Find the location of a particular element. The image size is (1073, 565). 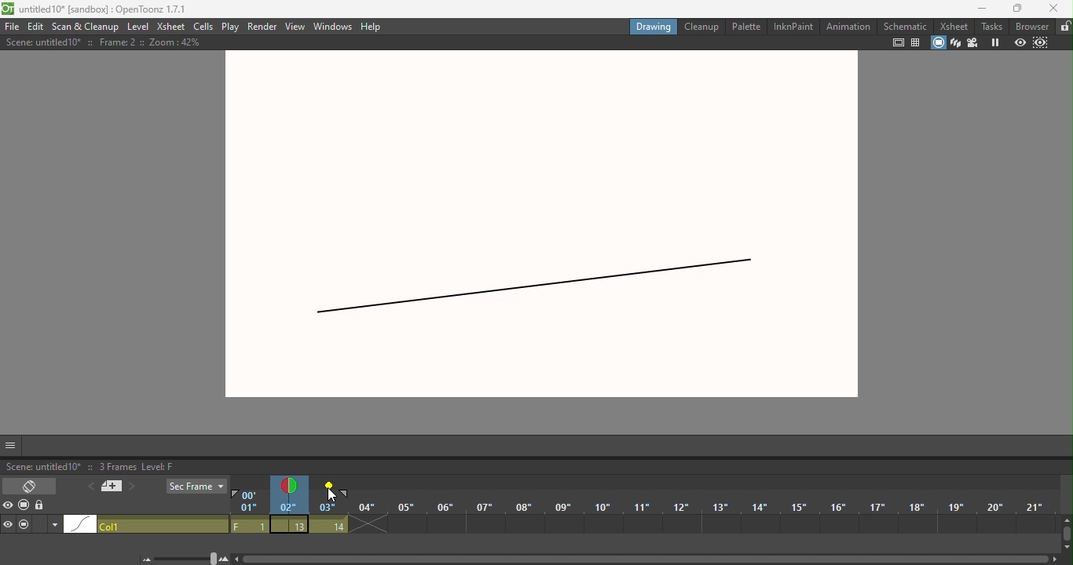

Preview visibility toggle all is located at coordinates (8, 507).